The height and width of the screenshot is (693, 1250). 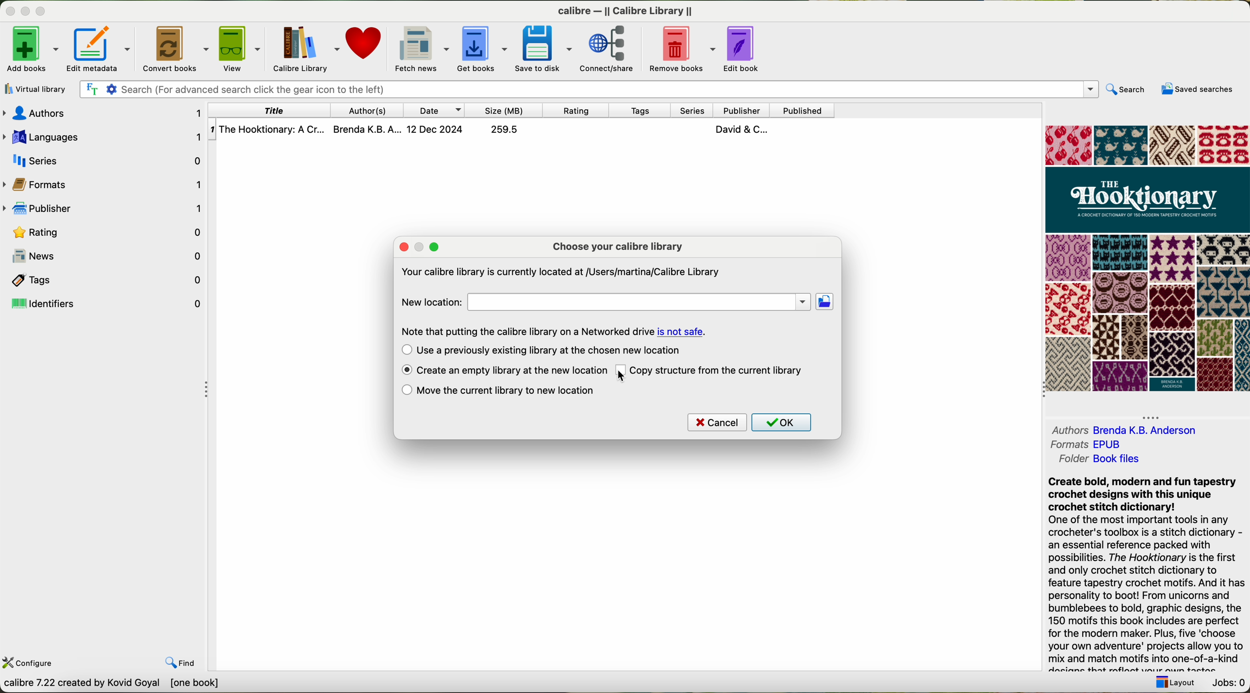 I want to click on authors, so click(x=371, y=110).